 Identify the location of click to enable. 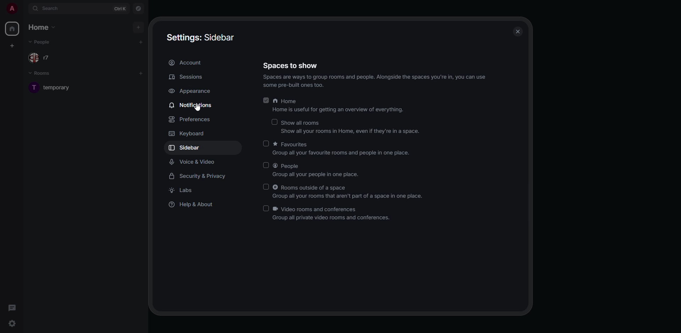
(267, 209).